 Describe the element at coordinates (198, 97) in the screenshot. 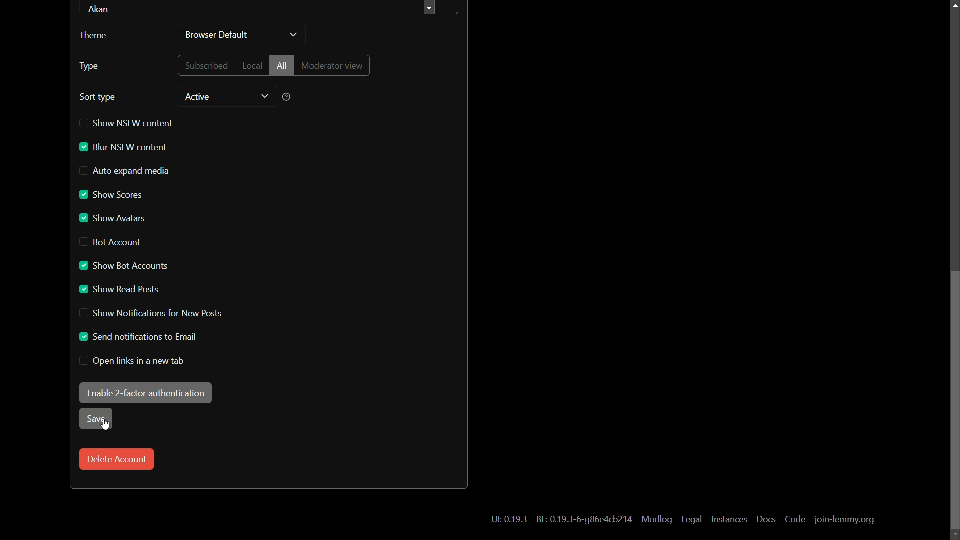

I see `active` at that location.